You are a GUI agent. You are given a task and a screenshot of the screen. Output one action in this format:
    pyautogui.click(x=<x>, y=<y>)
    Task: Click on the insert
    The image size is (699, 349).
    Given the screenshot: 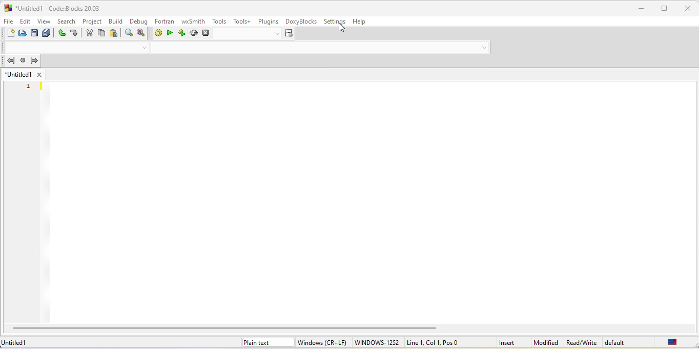 What is the action you would take?
    pyautogui.click(x=507, y=343)
    